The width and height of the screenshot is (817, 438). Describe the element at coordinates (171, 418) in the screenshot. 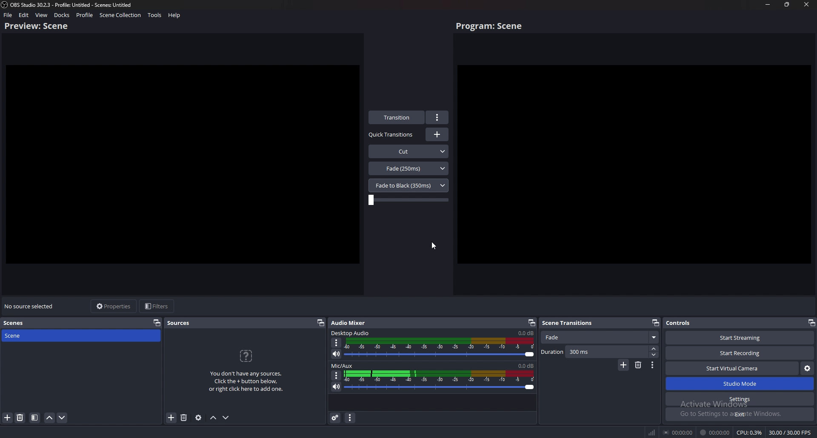

I see `add source` at that location.